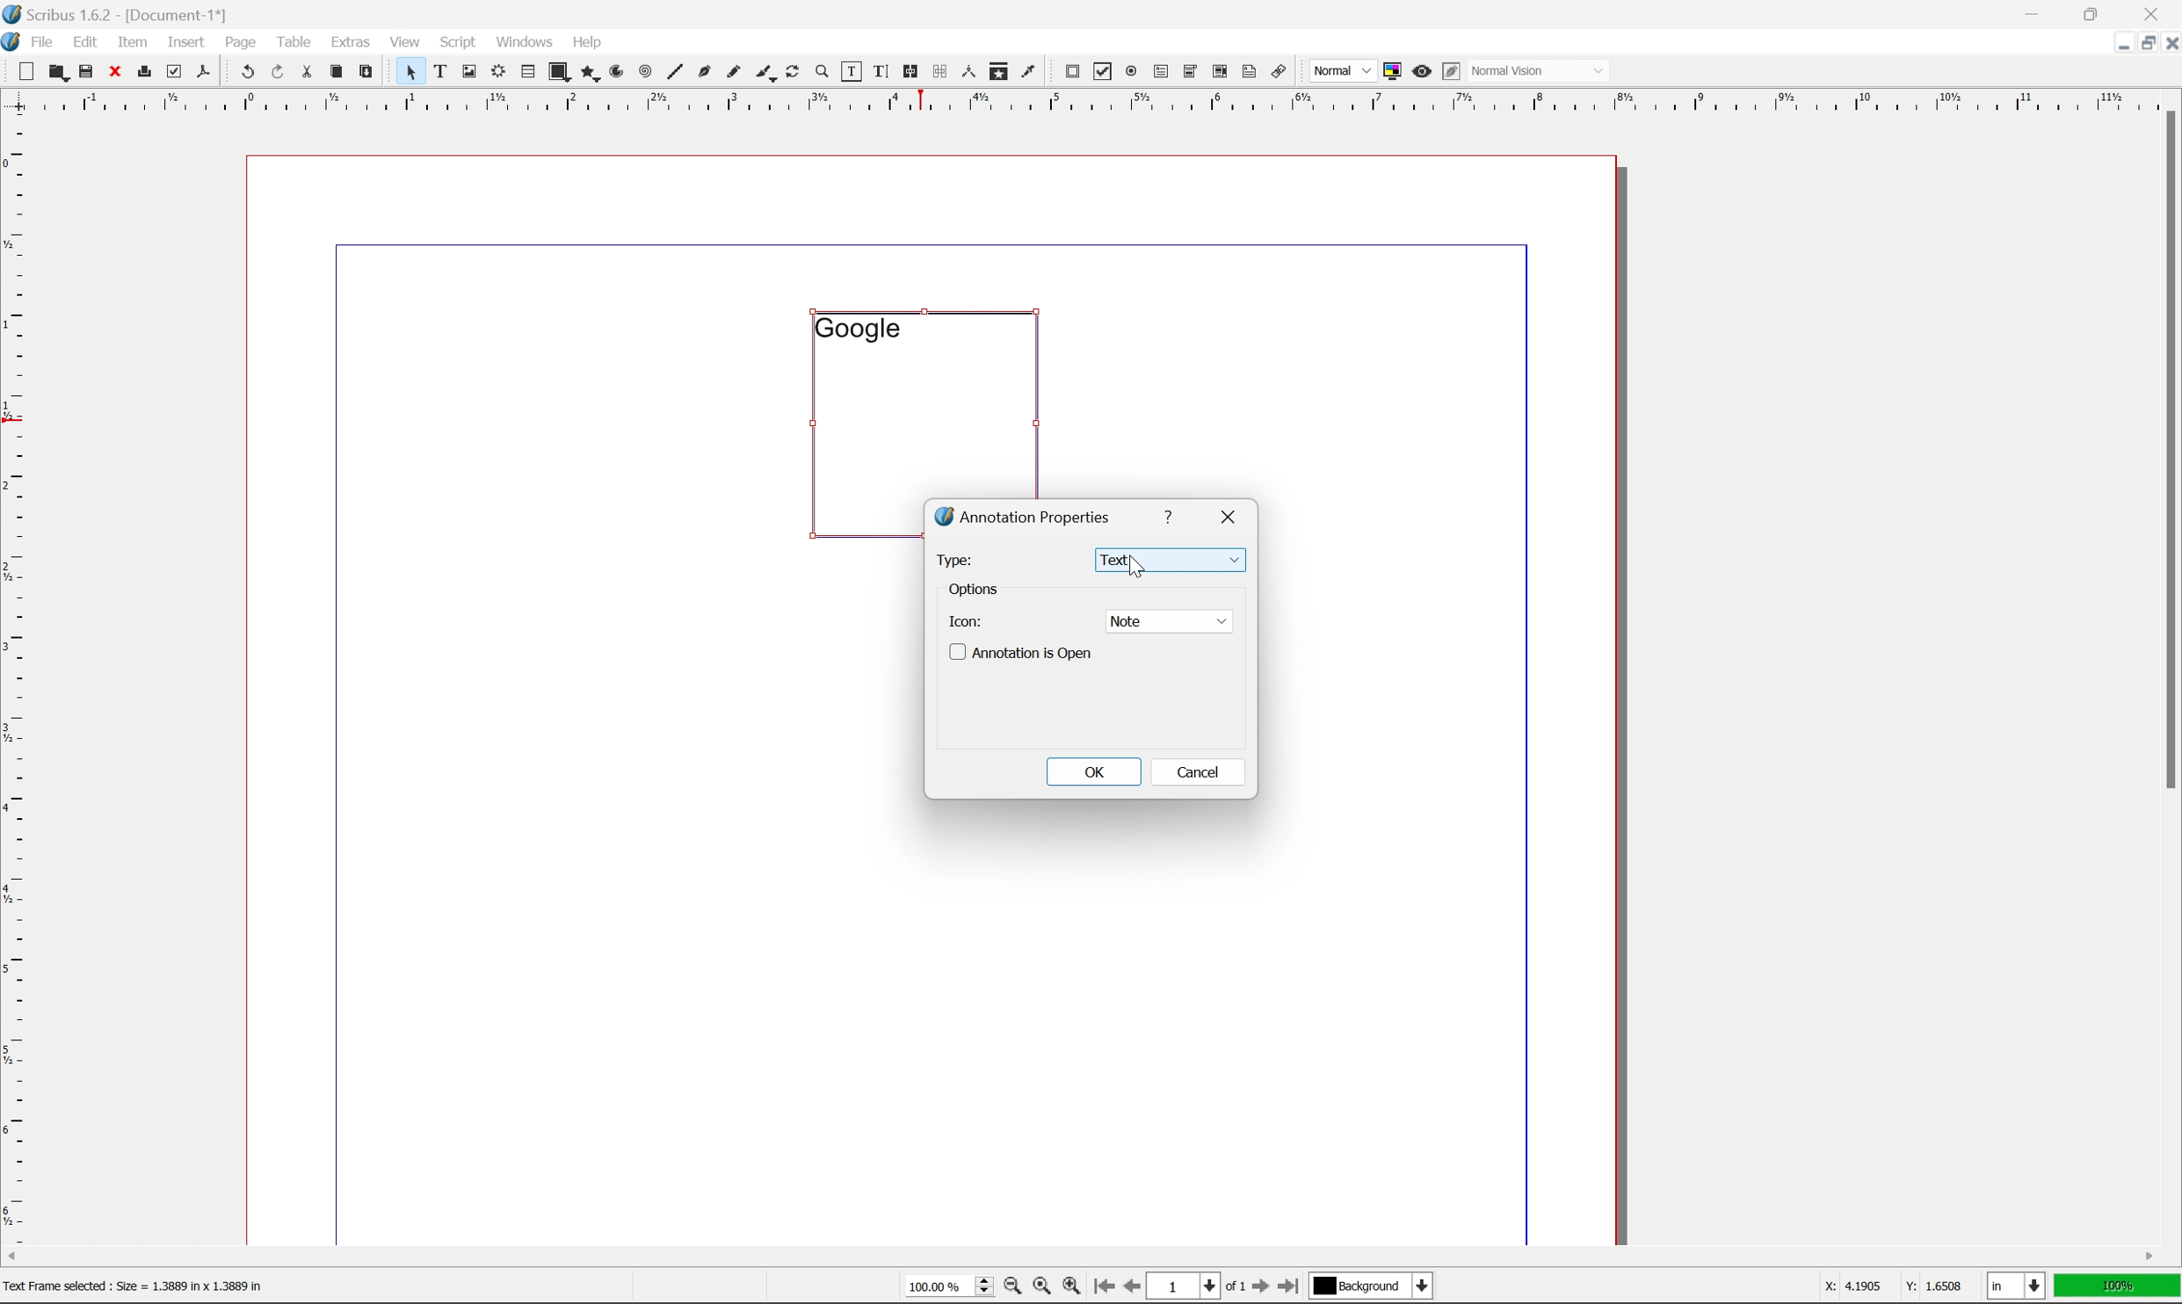 The height and width of the screenshot is (1304, 2182). I want to click on note, so click(1169, 620).